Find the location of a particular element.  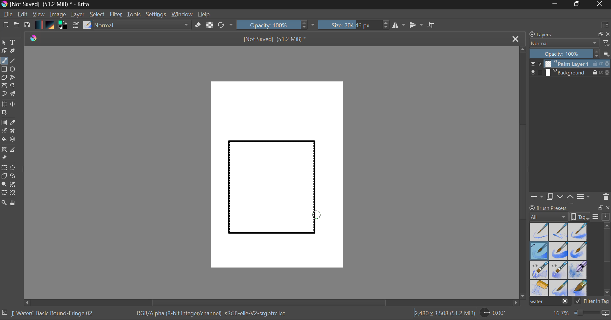

Dynamic Brush is located at coordinates (4, 94).